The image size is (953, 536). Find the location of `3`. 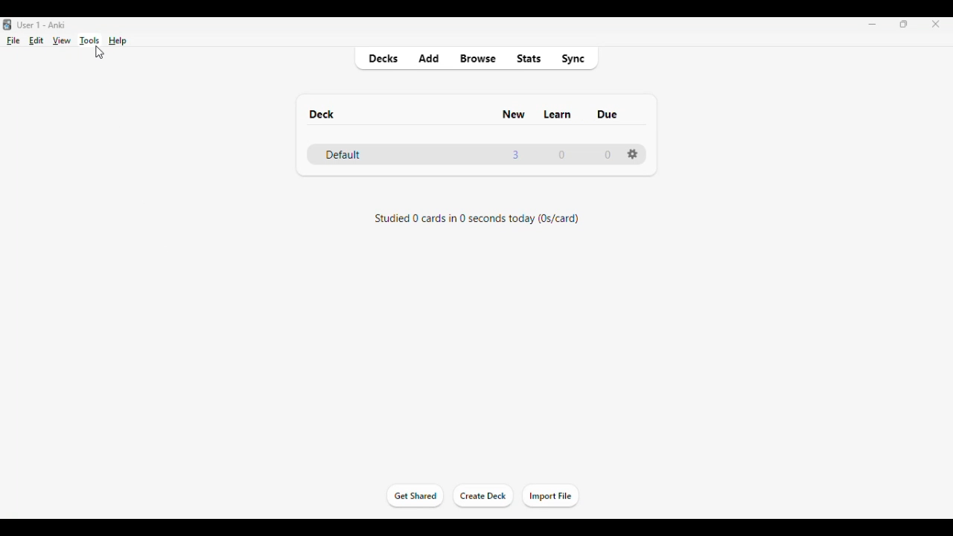

3 is located at coordinates (515, 155).